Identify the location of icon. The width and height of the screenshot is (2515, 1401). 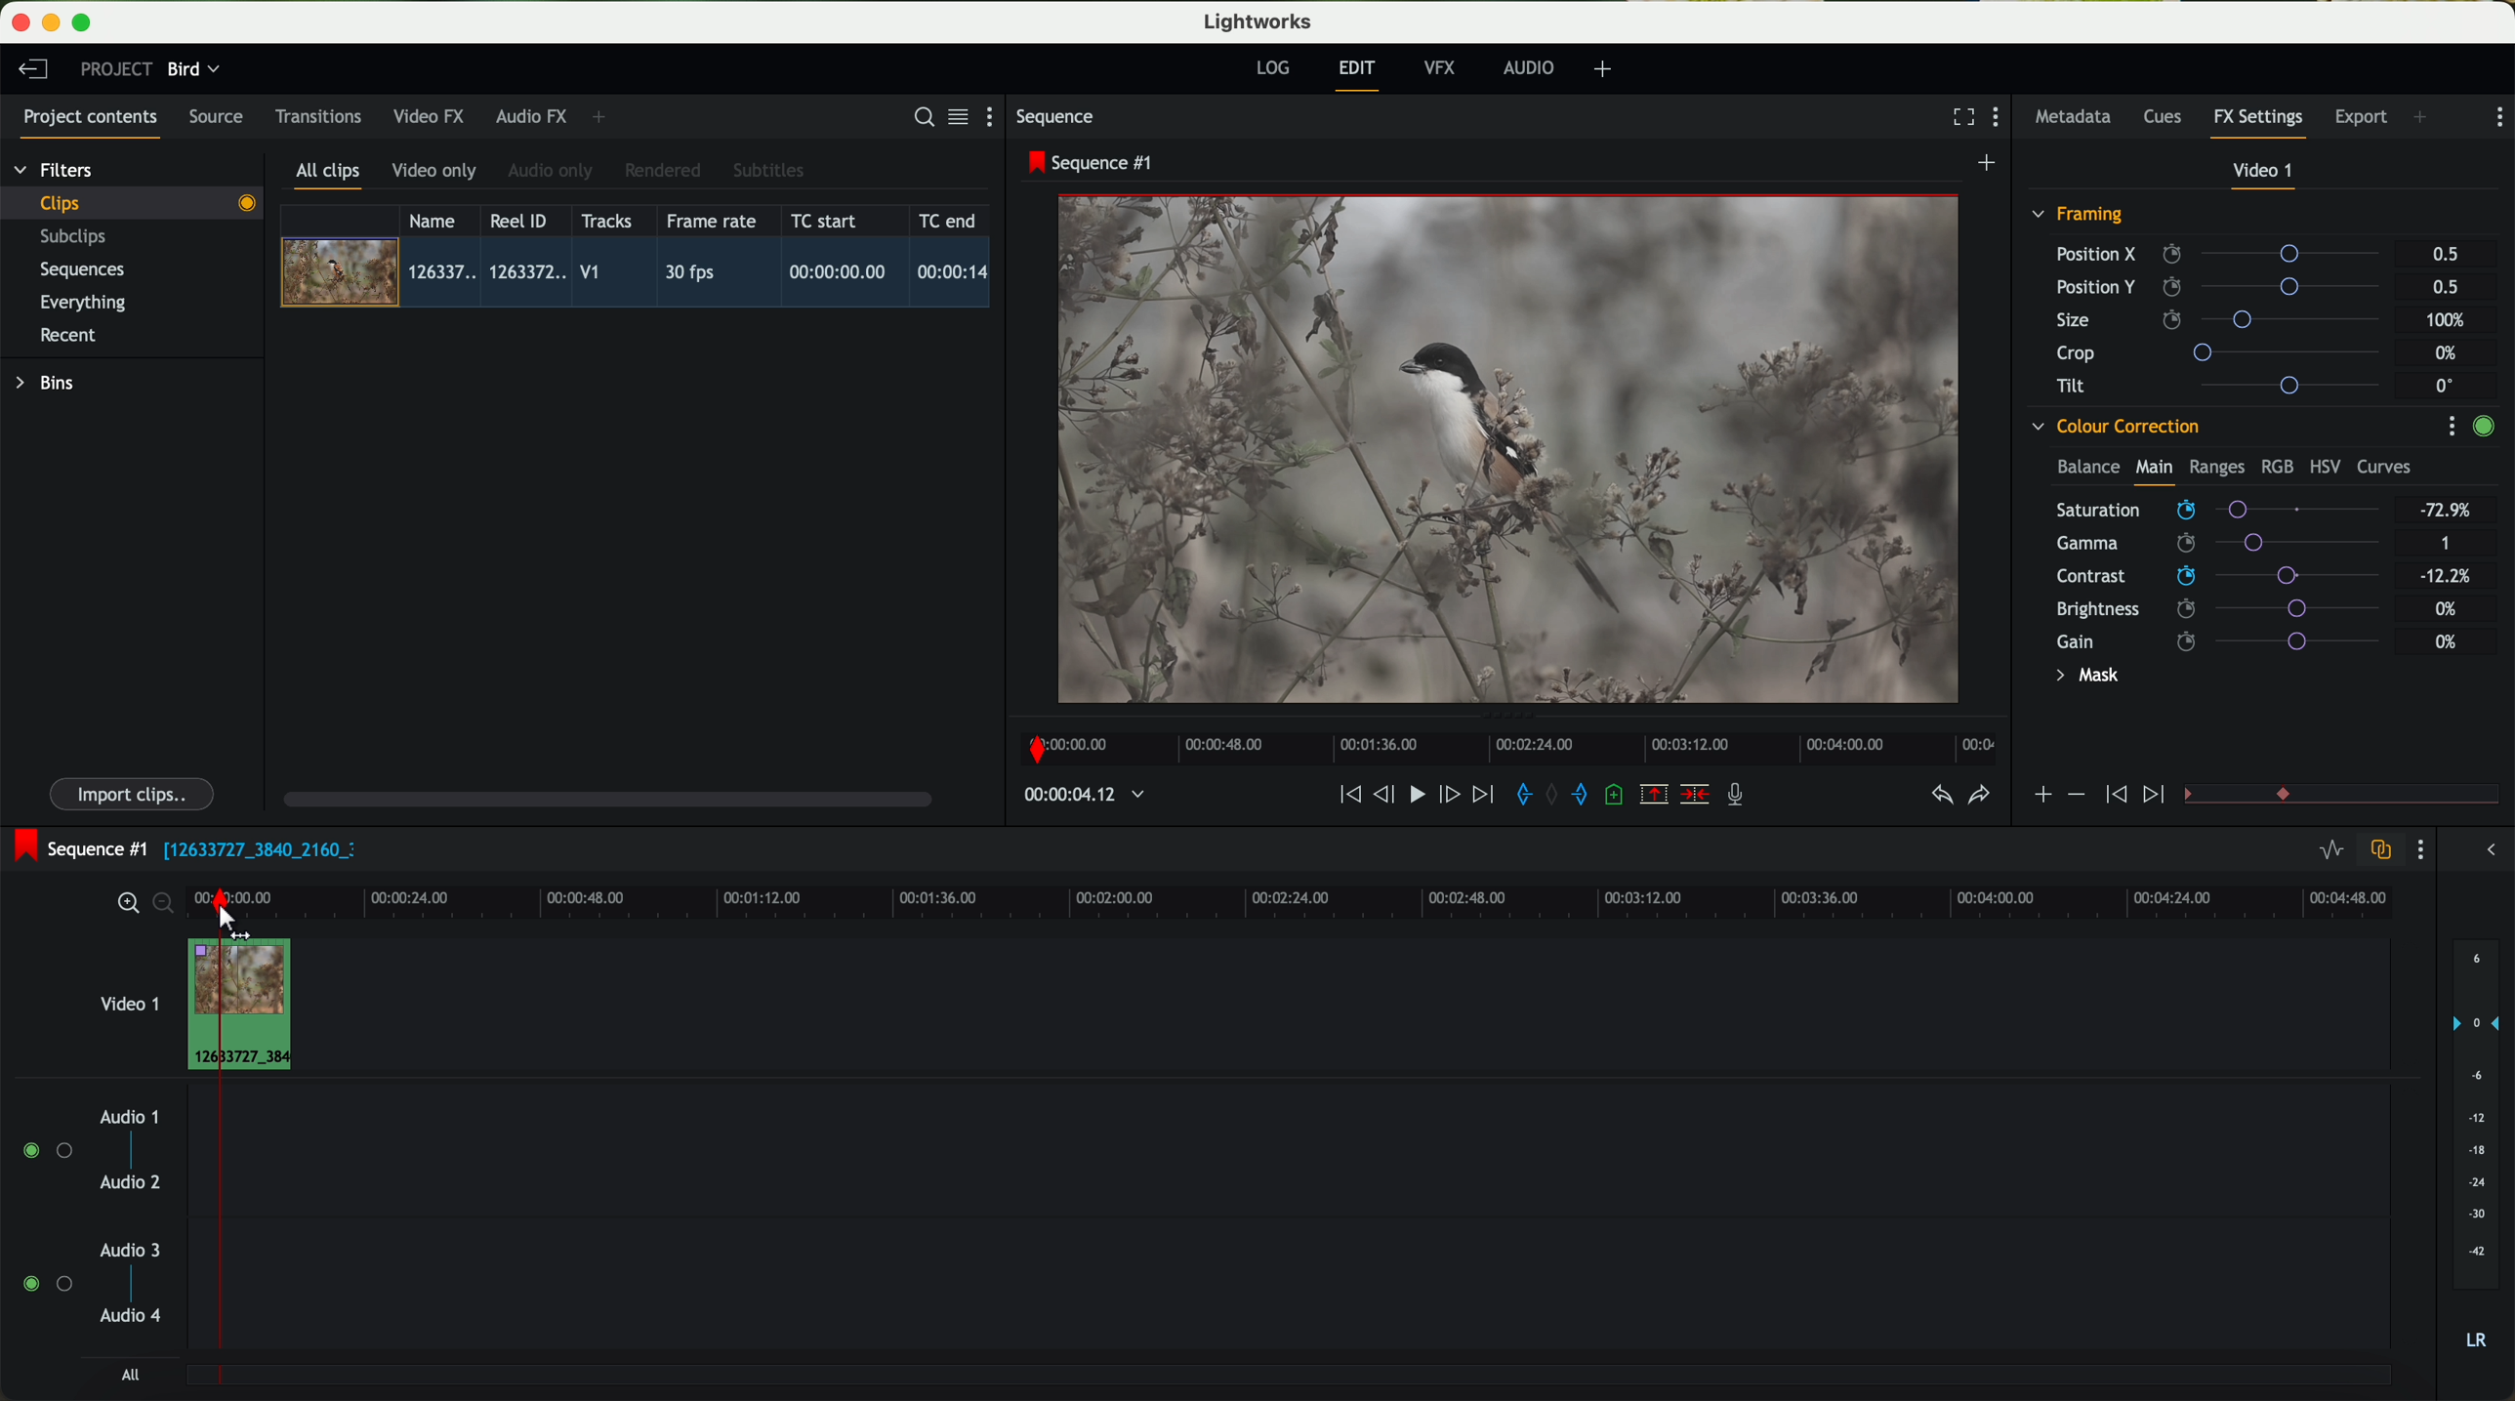
(2113, 796).